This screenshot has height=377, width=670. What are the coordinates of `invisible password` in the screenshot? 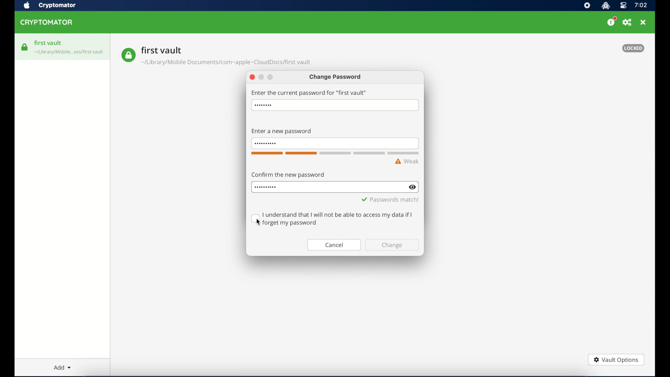 It's located at (266, 187).